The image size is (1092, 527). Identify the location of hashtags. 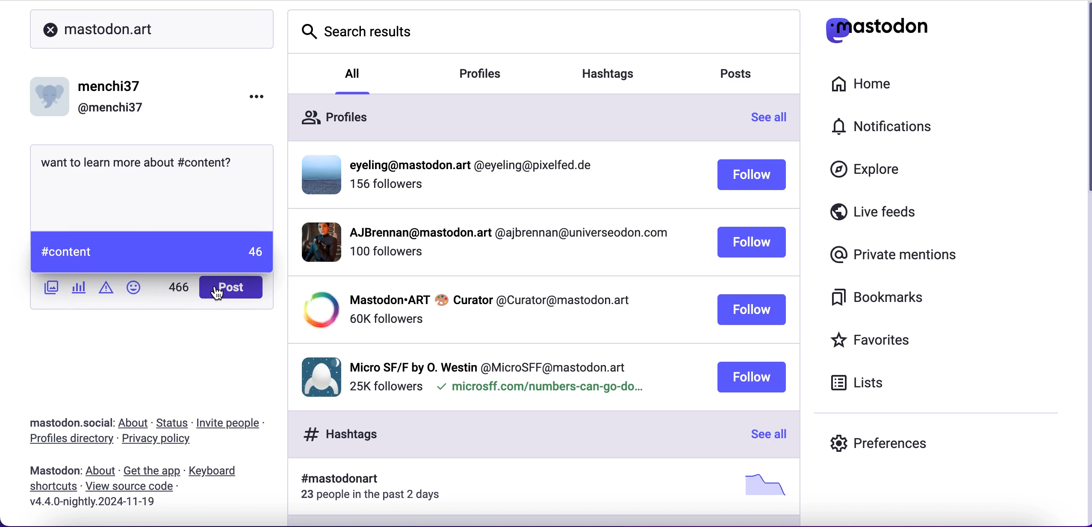
(336, 434).